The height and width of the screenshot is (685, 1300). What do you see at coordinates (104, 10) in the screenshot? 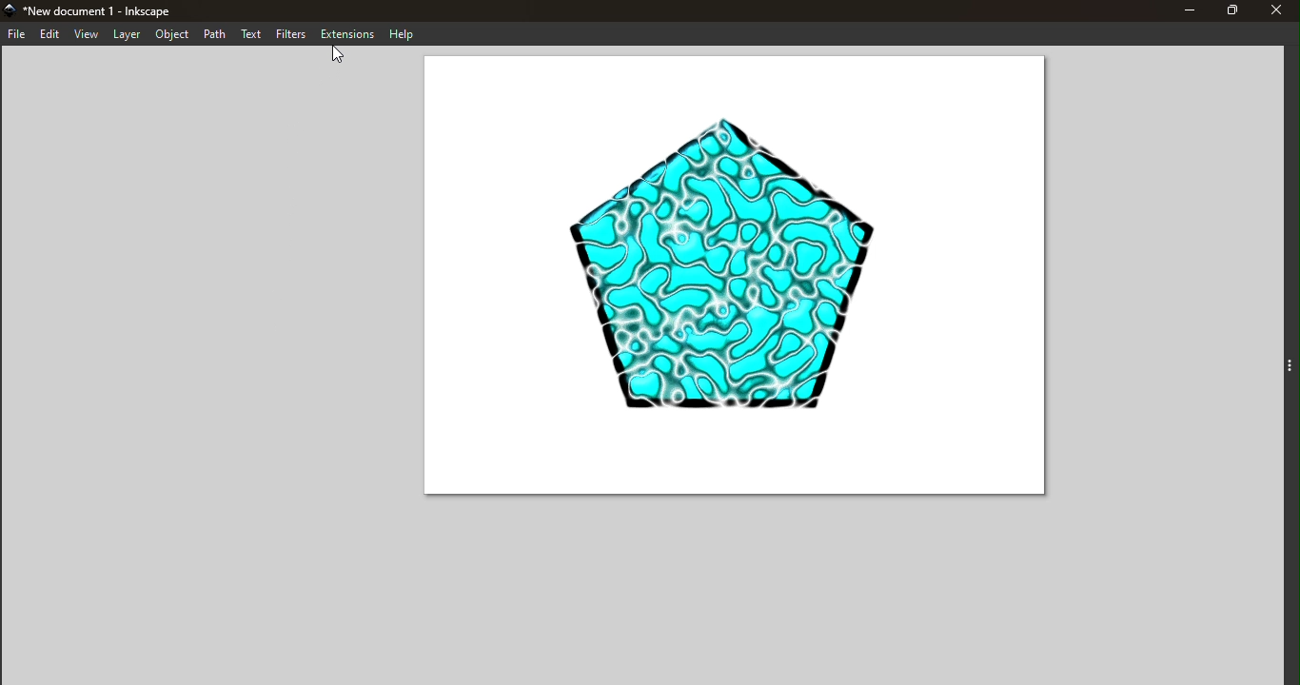
I see `New document 1 - Inkscape` at bounding box center [104, 10].